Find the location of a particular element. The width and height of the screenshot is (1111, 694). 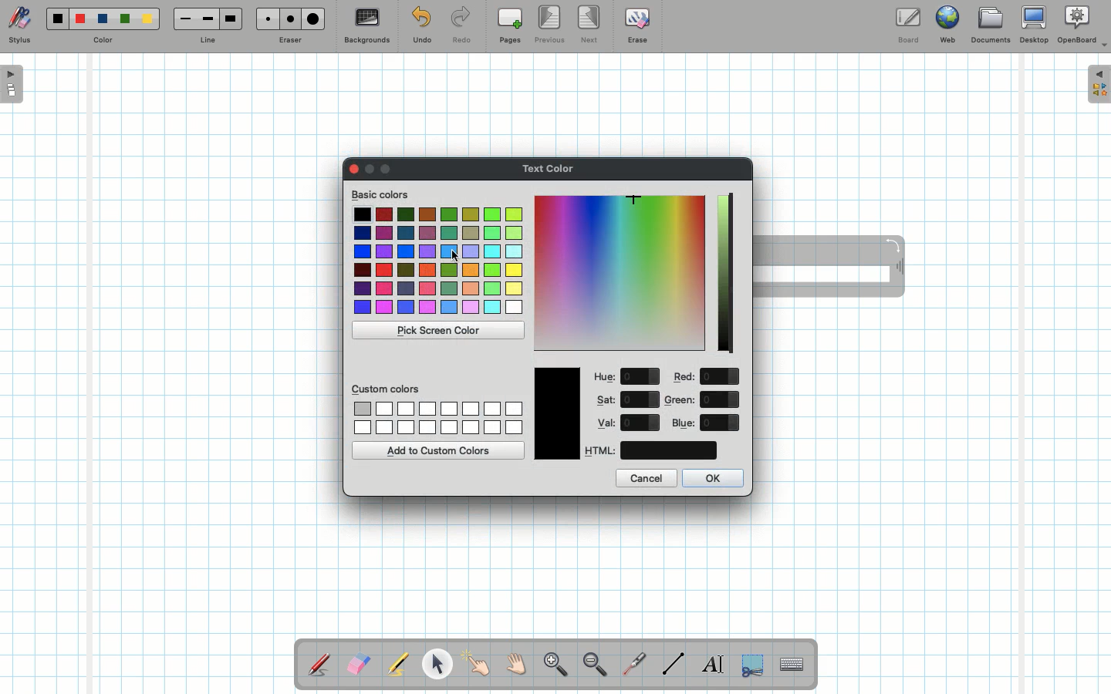

Undo is located at coordinates (421, 28).